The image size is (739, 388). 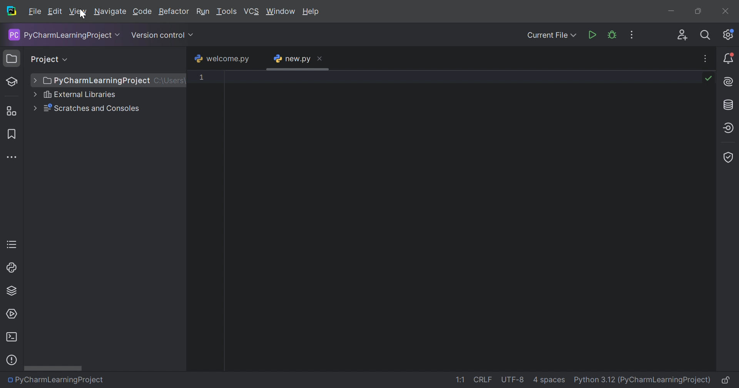 I want to click on Window, so click(x=281, y=12).